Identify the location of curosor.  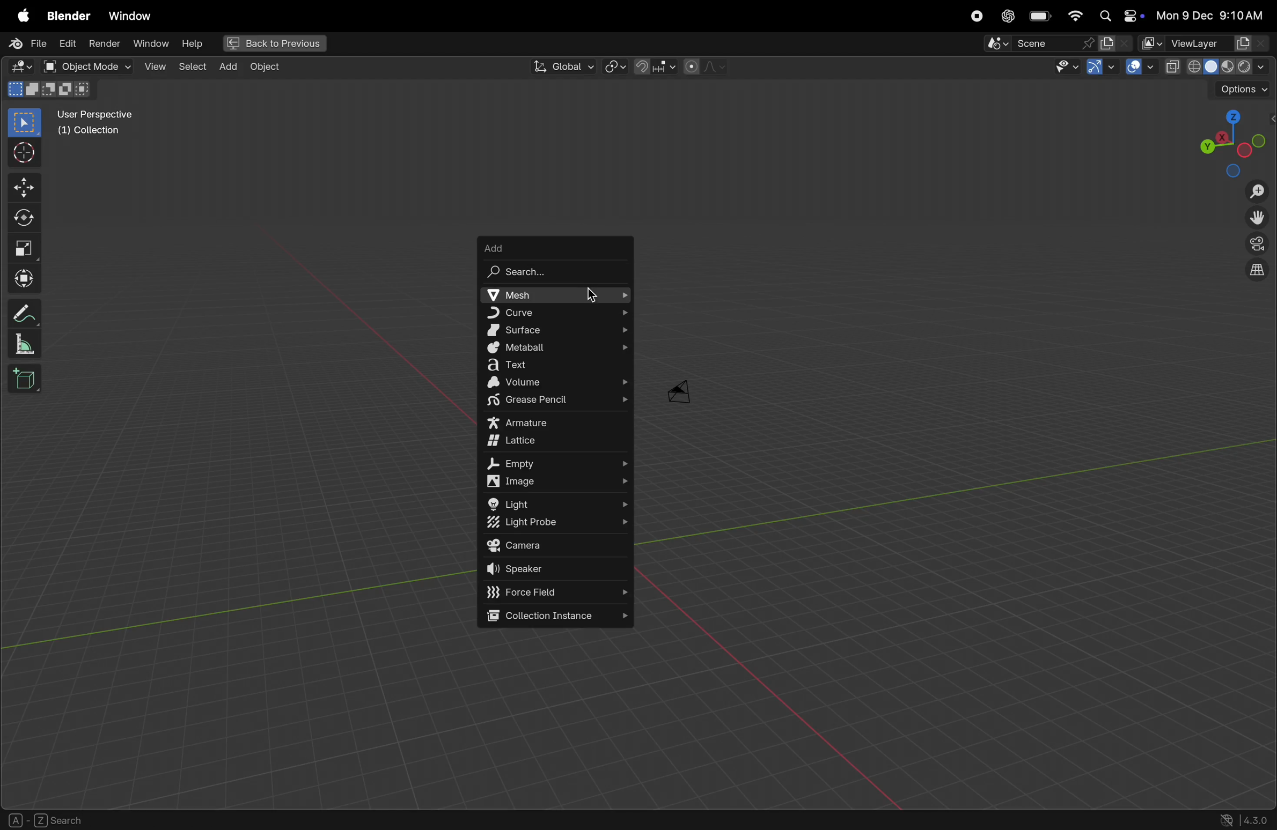
(27, 152).